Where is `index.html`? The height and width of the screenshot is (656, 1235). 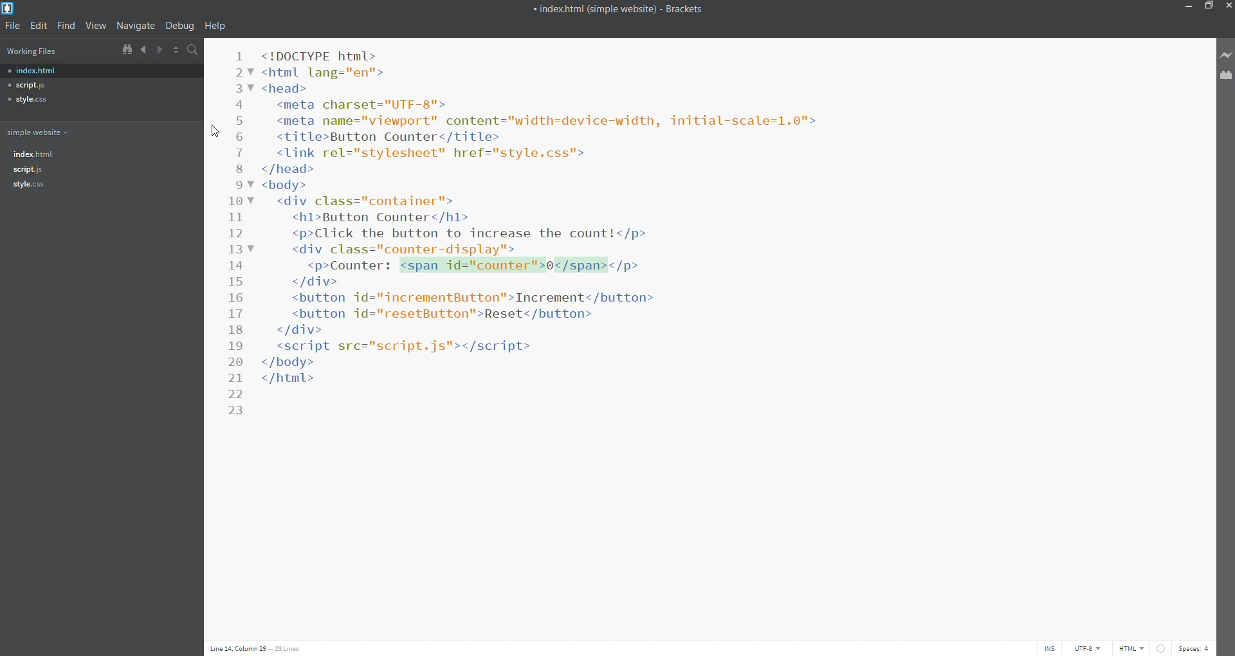 index.html is located at coordinates (101, 154).